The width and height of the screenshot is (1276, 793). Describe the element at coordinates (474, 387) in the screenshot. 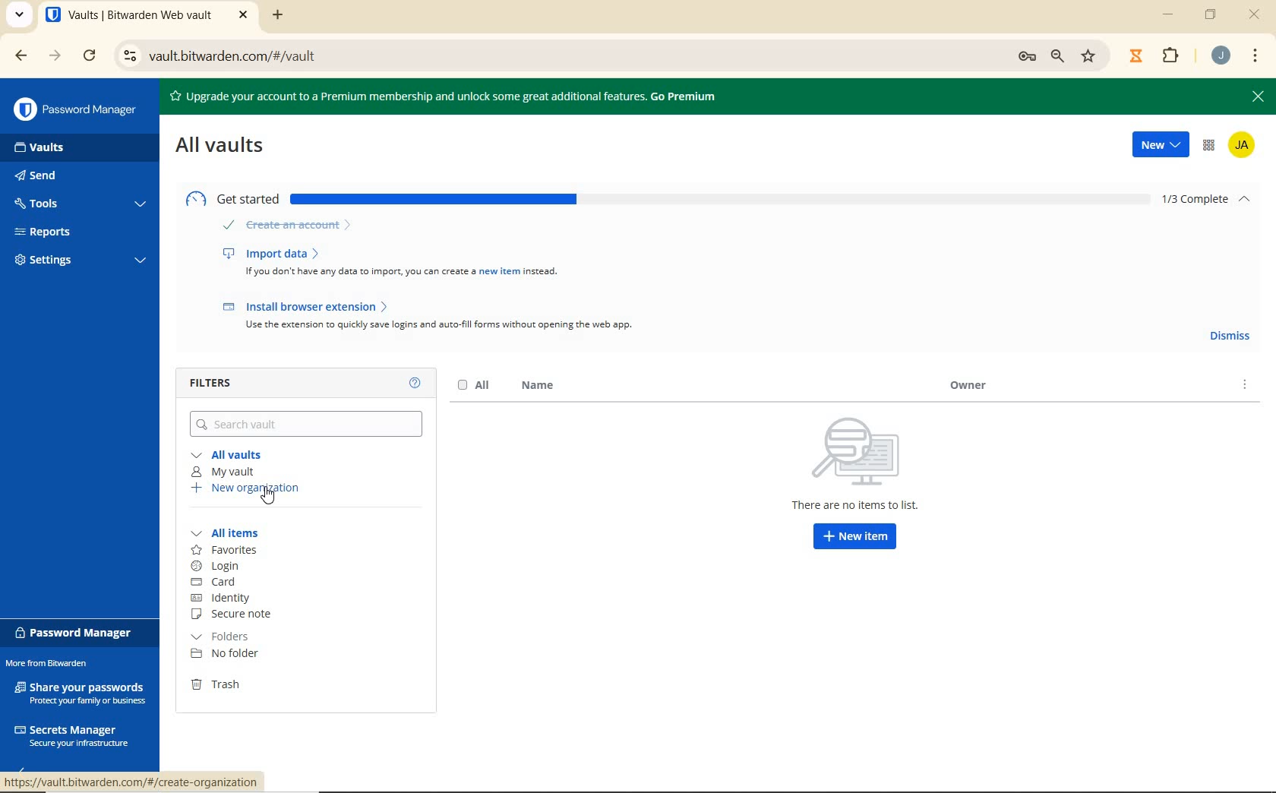

I see `all` at that location.